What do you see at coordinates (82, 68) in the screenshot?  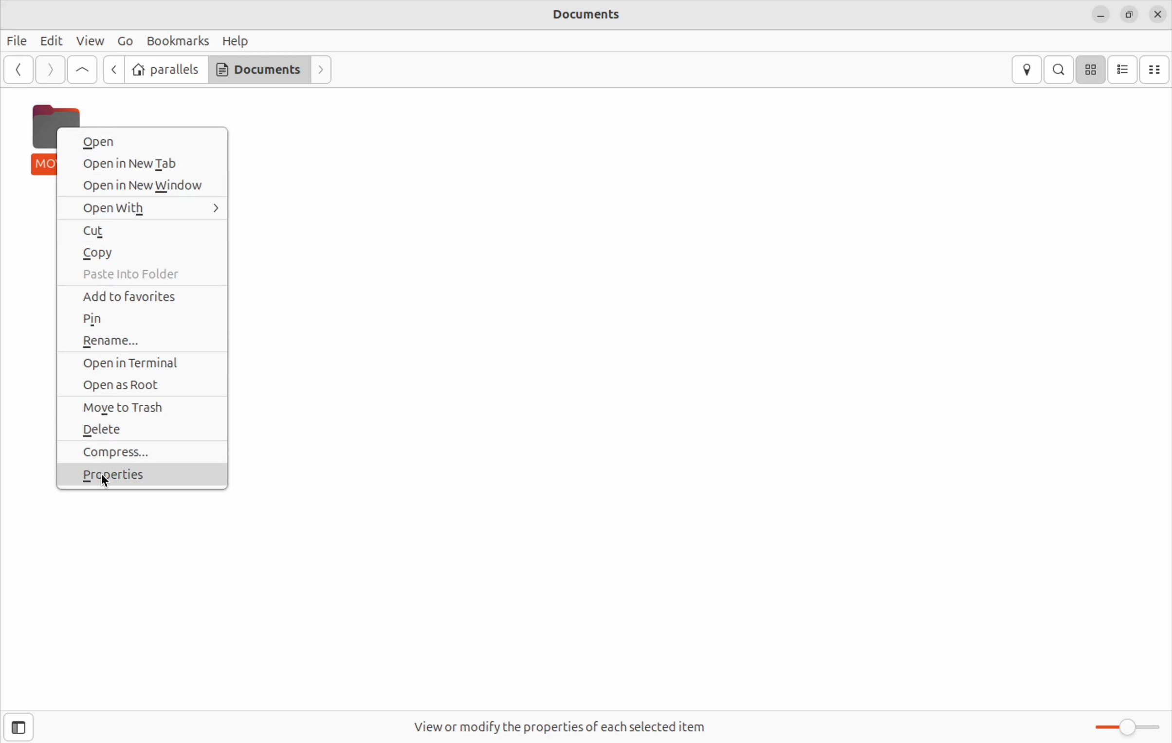 I see `Go up` at bounding box center [82, 68].